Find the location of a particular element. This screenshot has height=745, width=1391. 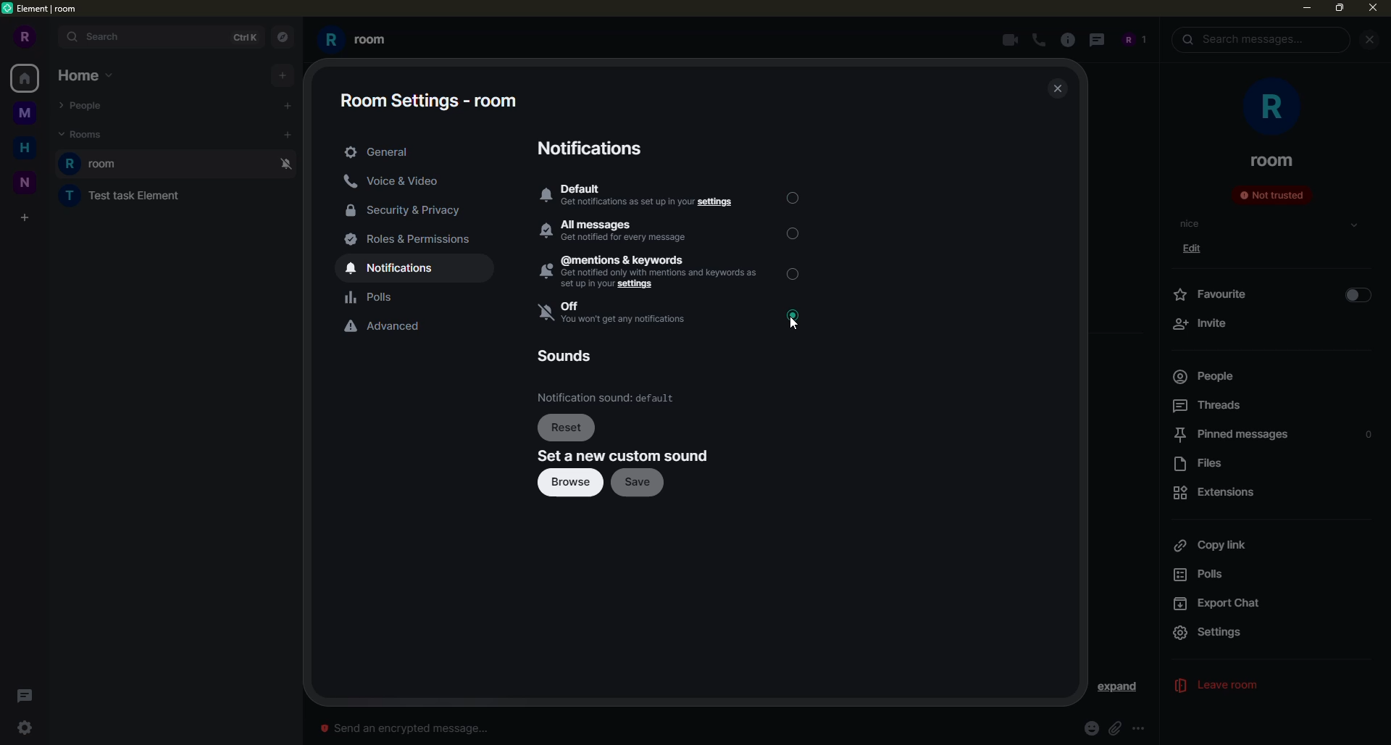

copy link is located at coordinates (1210, 546).